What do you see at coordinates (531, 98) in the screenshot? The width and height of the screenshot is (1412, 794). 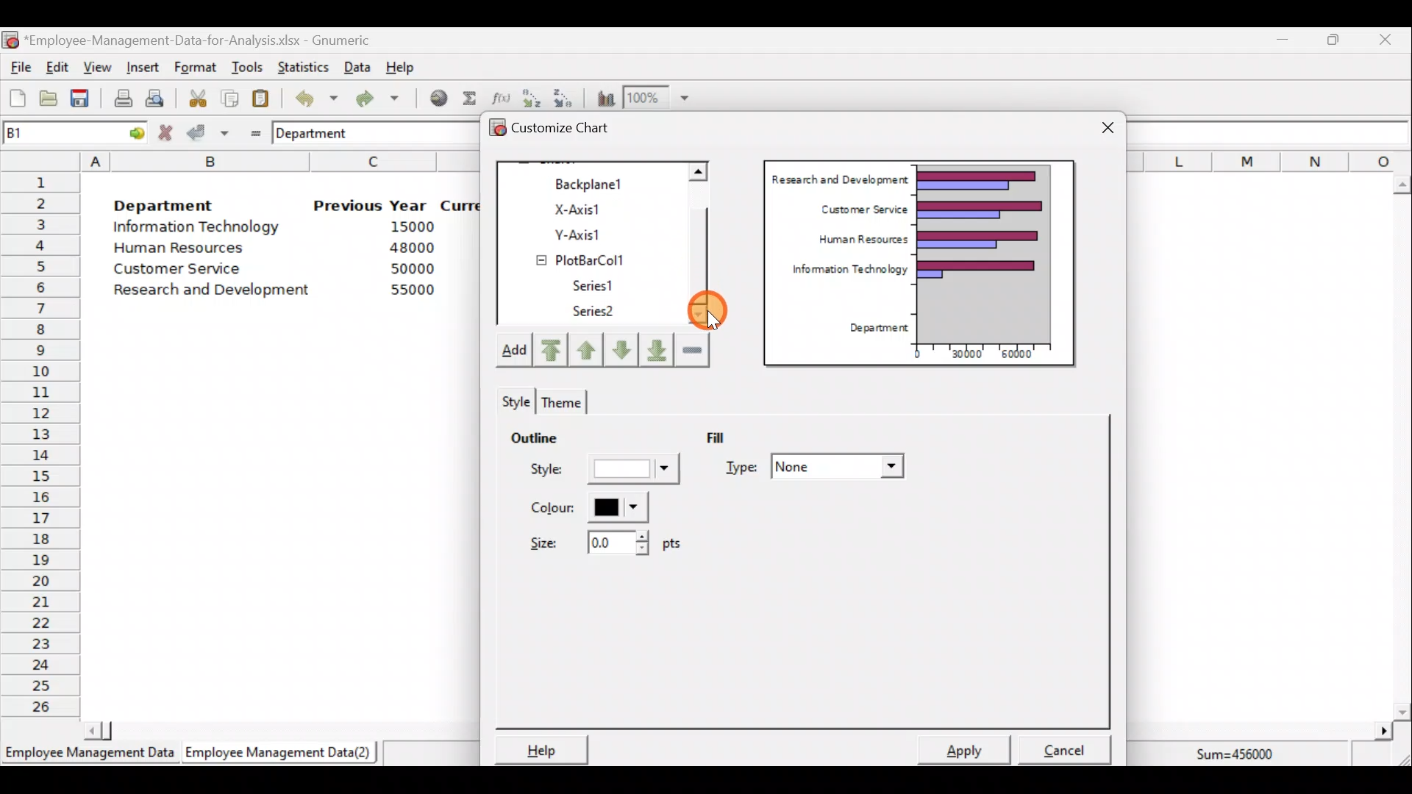 I see `Sort in Ascending order` at bounding box center [531, 98].